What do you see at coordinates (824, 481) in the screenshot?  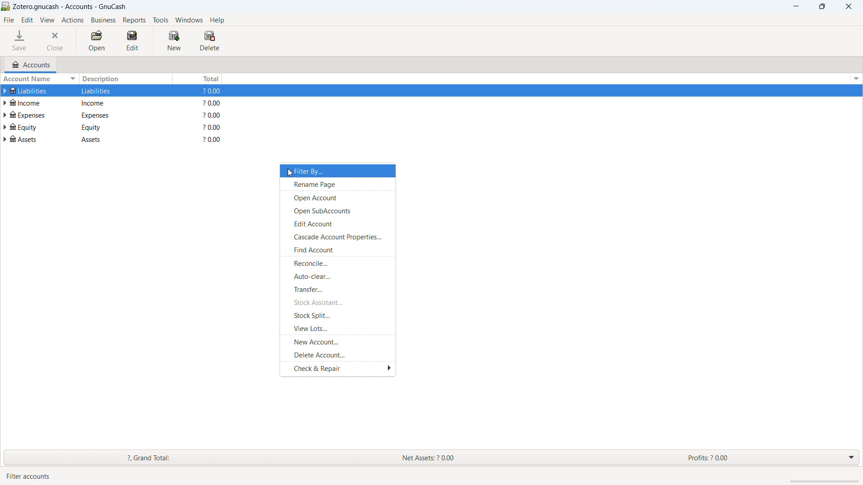 I see `scrollbar` at bounding box center [824, 481].